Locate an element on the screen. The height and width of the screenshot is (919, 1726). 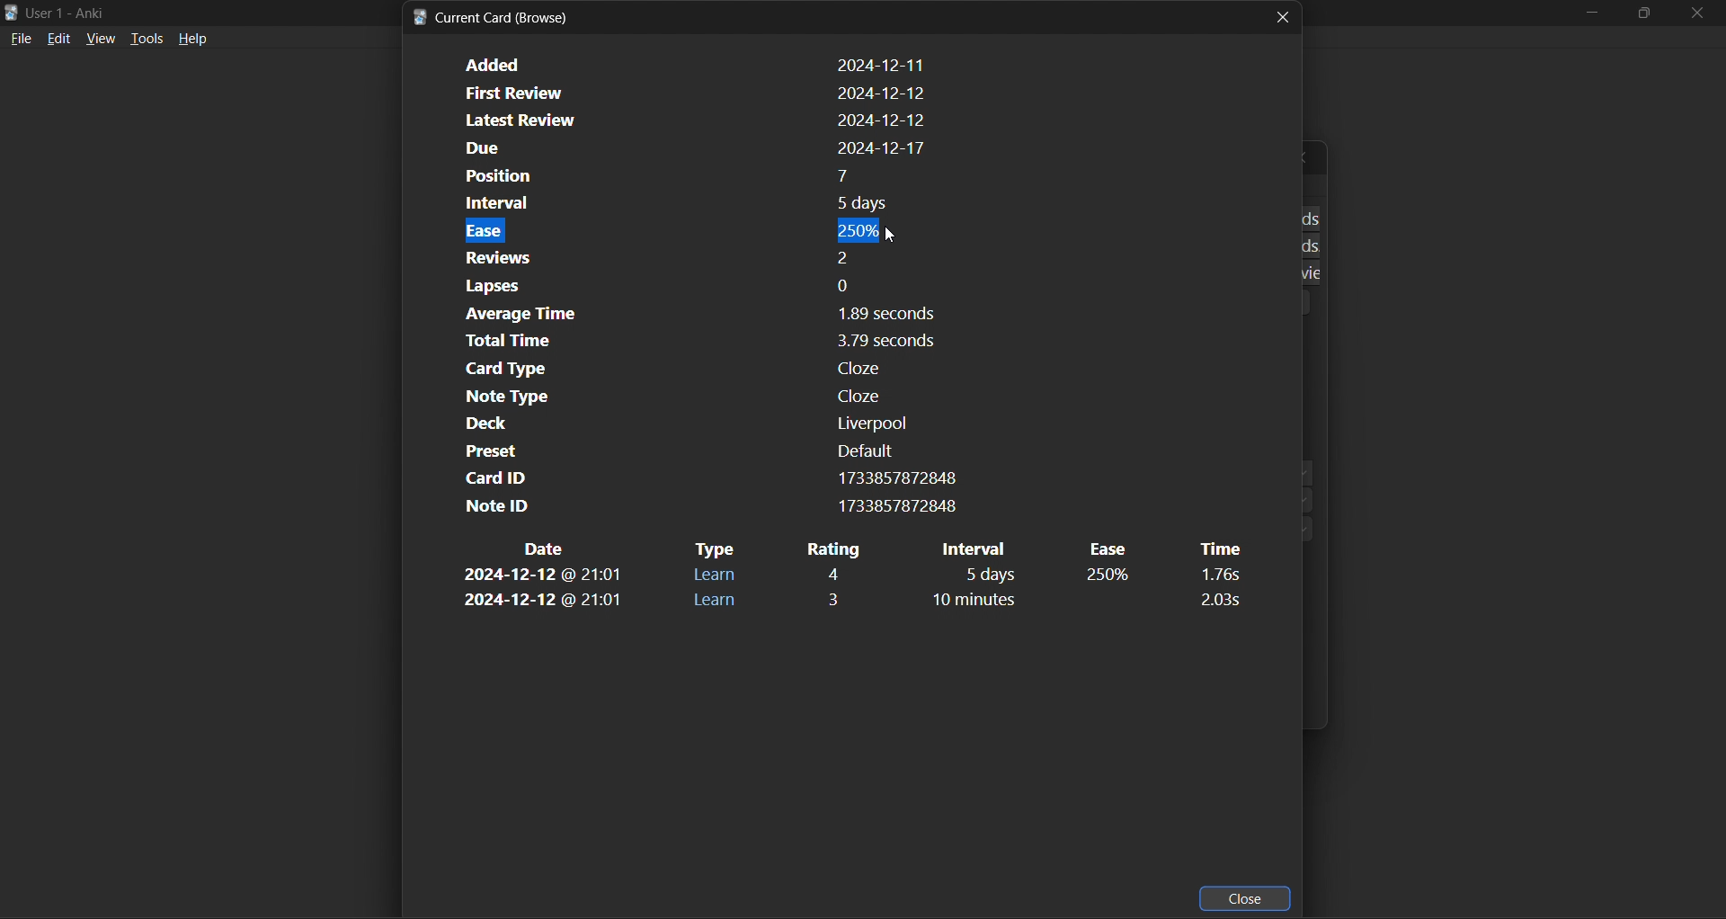
note id is located at coordinates (705, 506).